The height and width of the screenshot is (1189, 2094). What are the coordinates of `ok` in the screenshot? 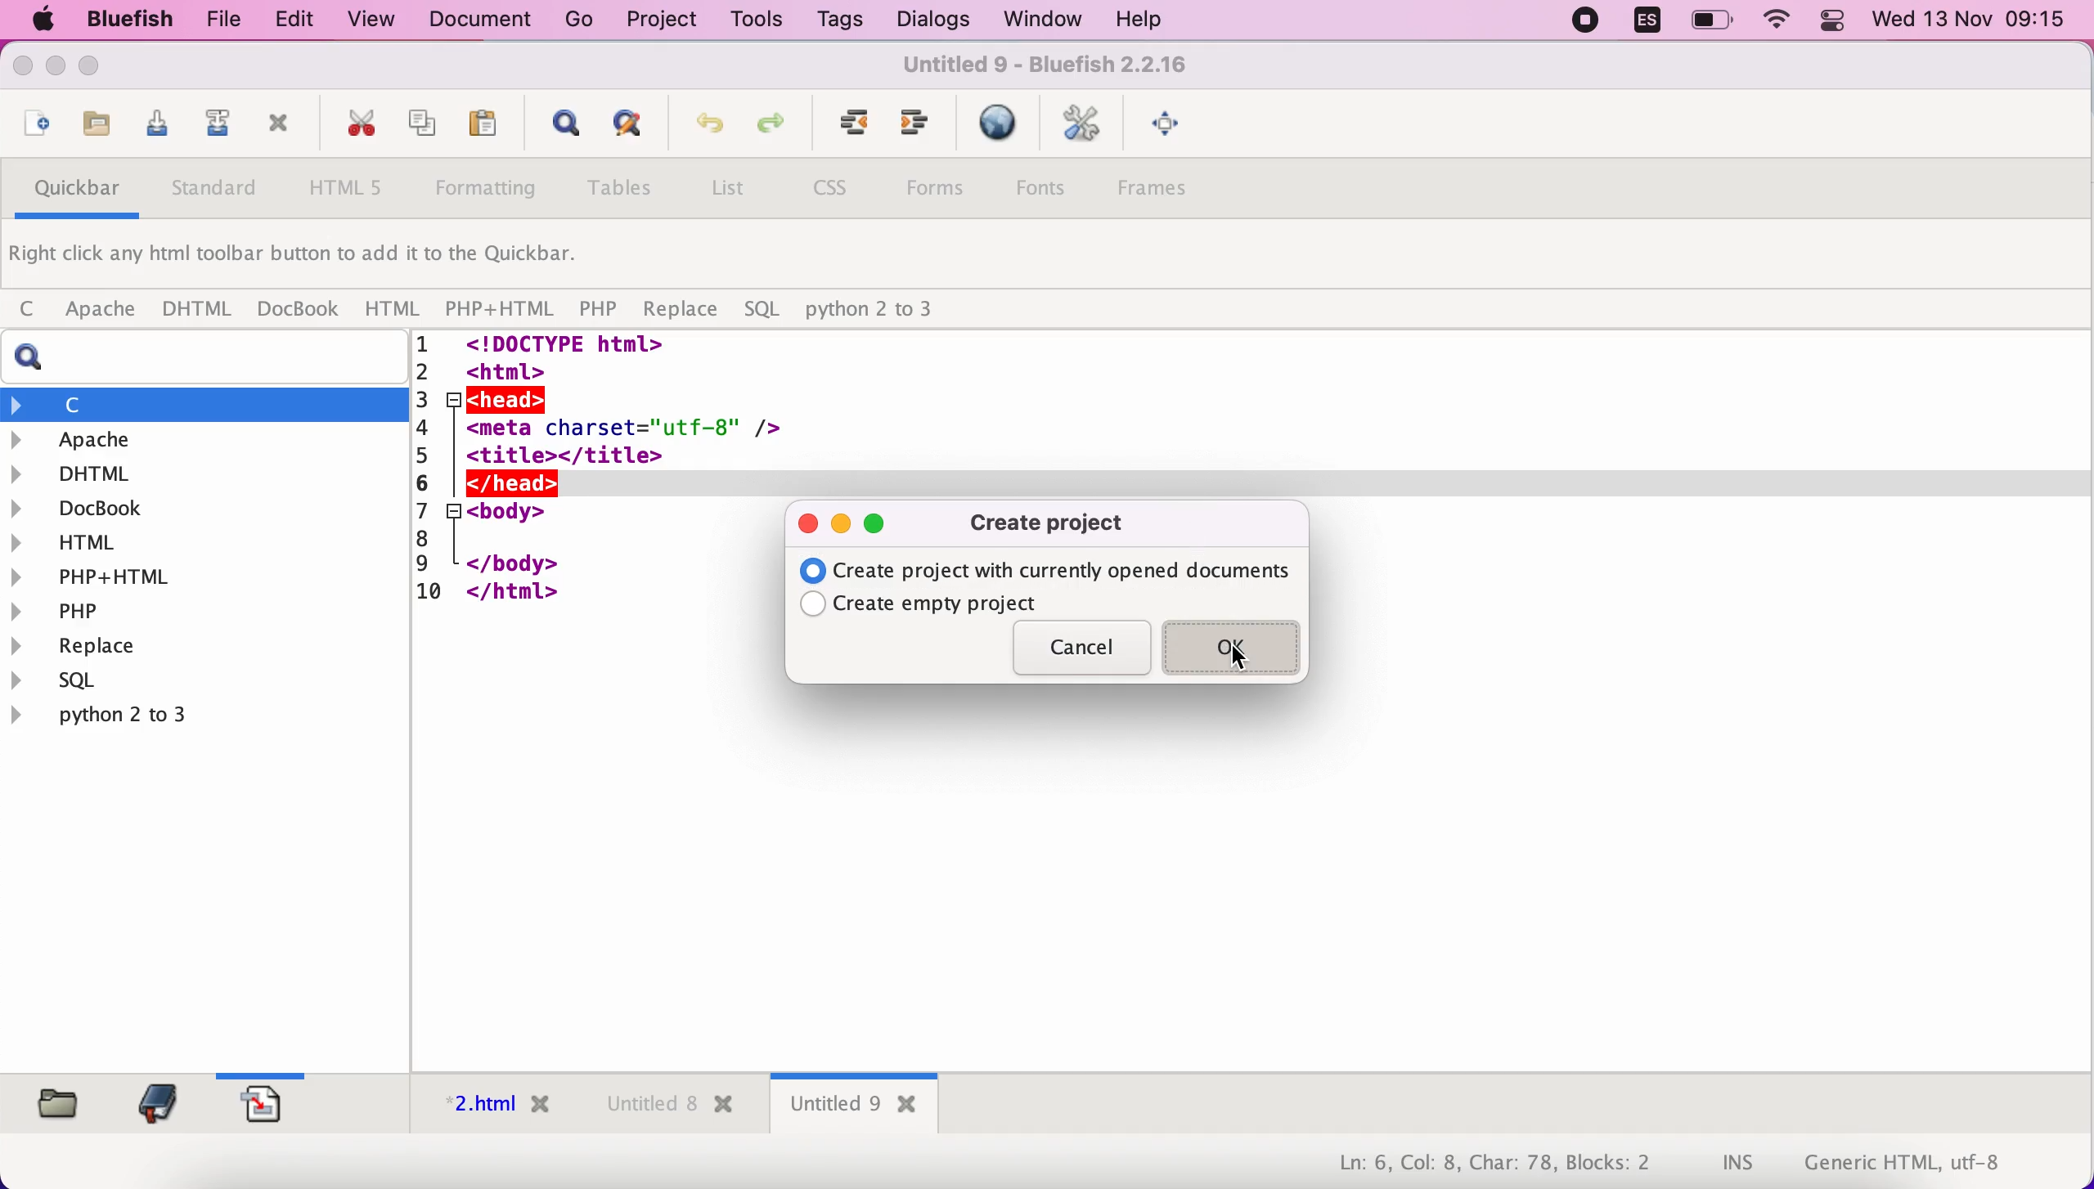 It's located at (1235, 647).